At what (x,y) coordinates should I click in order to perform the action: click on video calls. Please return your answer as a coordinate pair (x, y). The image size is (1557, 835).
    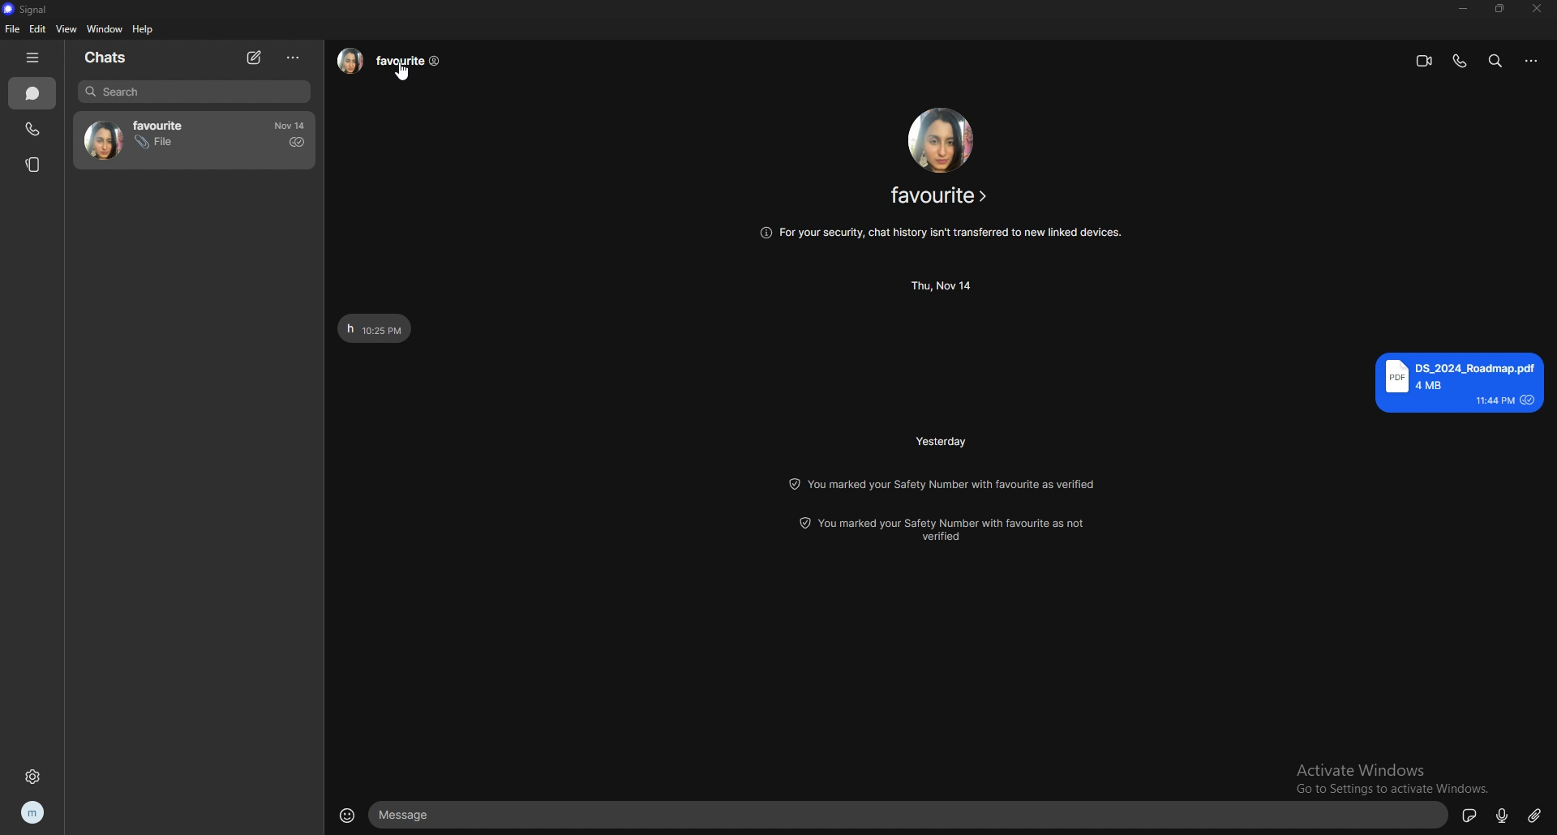
    Looking at the image, I should click on (1426, 62).